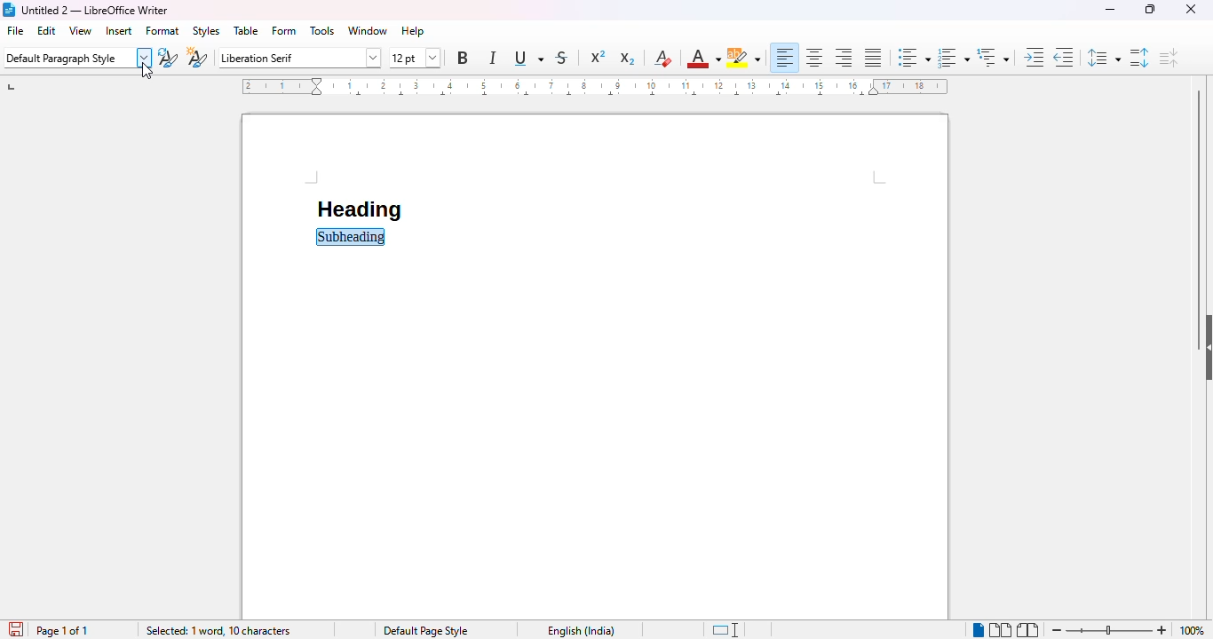 The image size is (1213, 639). Describe the element at coordinates (743, 58) in the screenshot. I see `character highlighting color` at that location.